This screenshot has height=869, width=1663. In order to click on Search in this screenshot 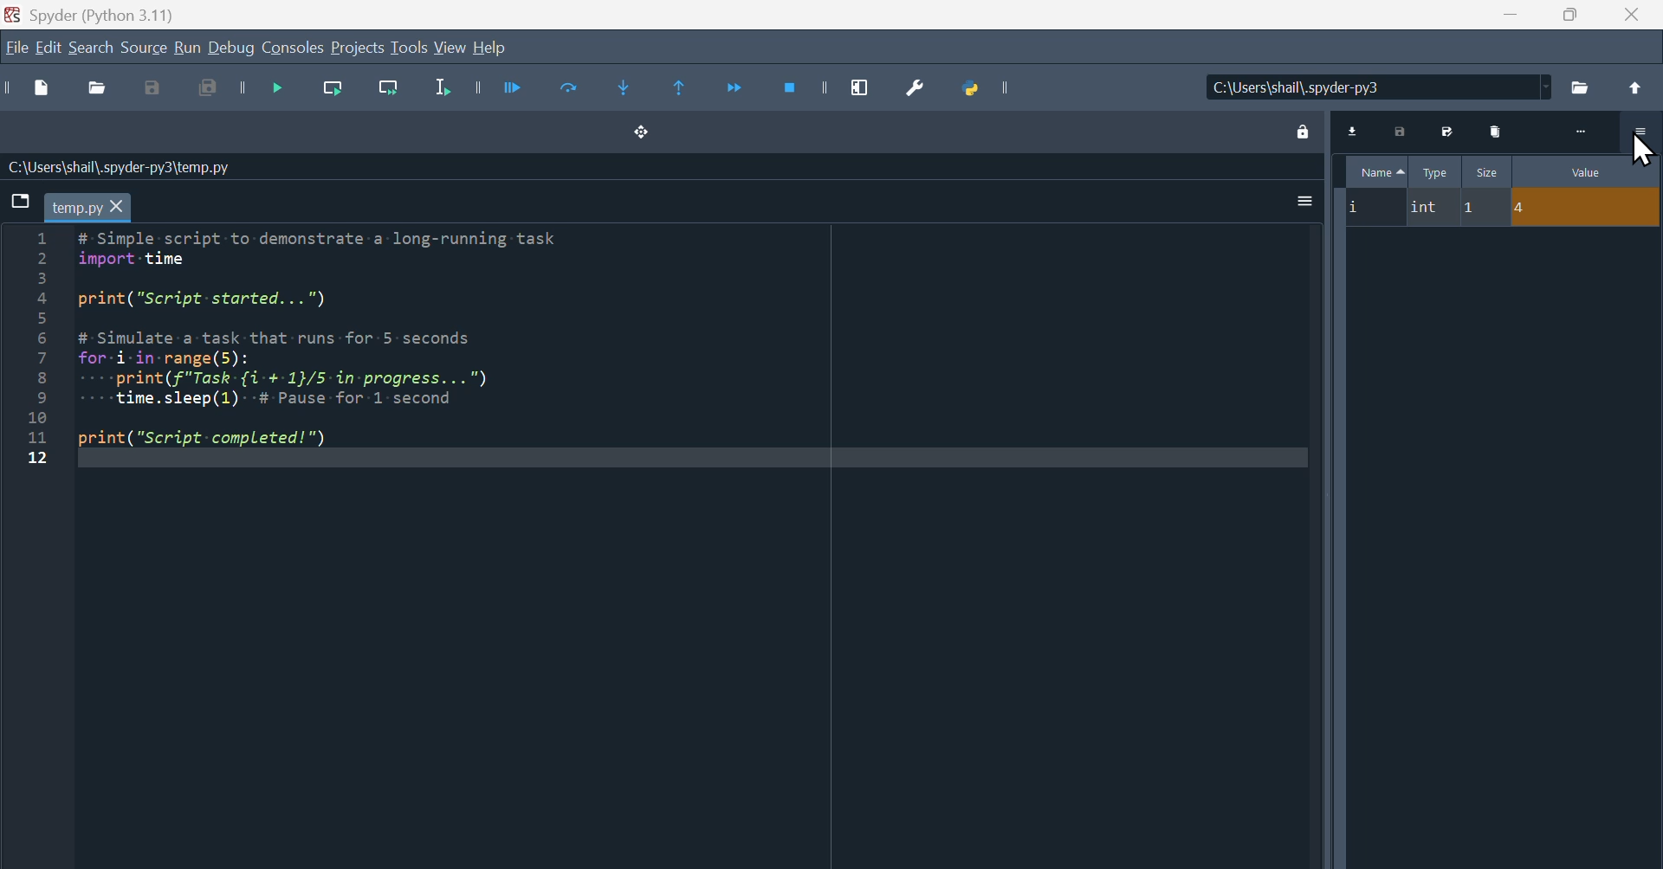, I will do `click(92, 46)`.